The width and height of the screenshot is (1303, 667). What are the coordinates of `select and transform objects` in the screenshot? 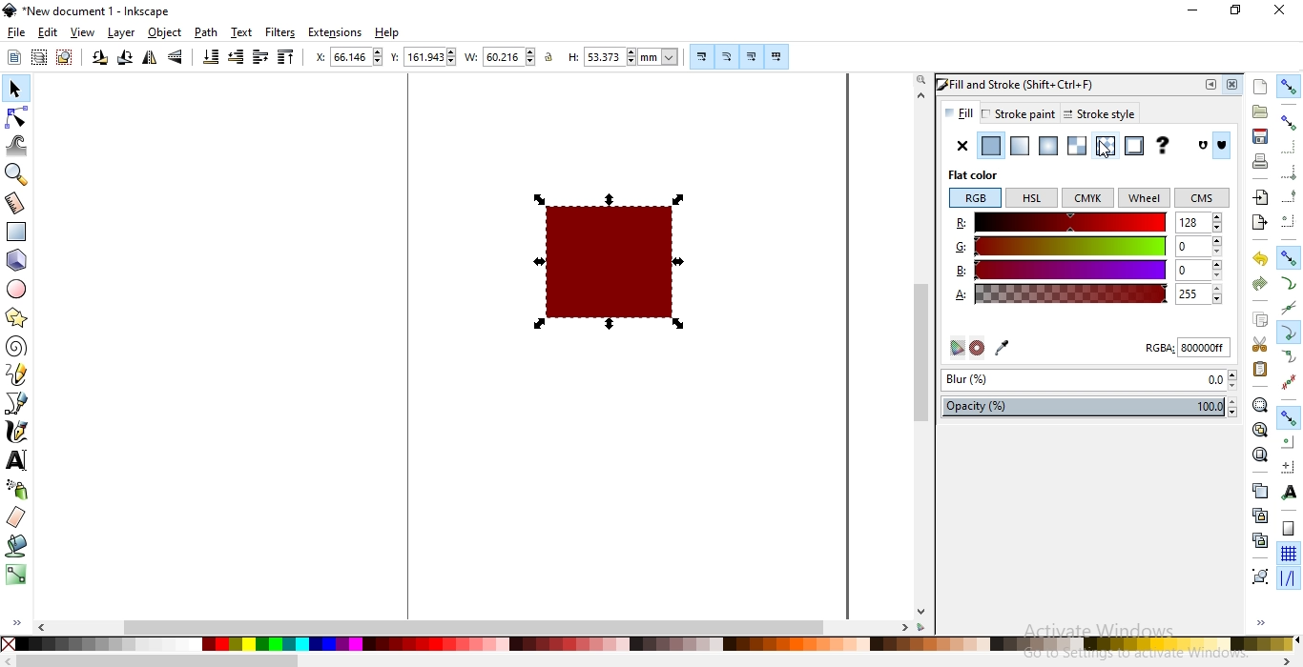 It's located at (15, 89).